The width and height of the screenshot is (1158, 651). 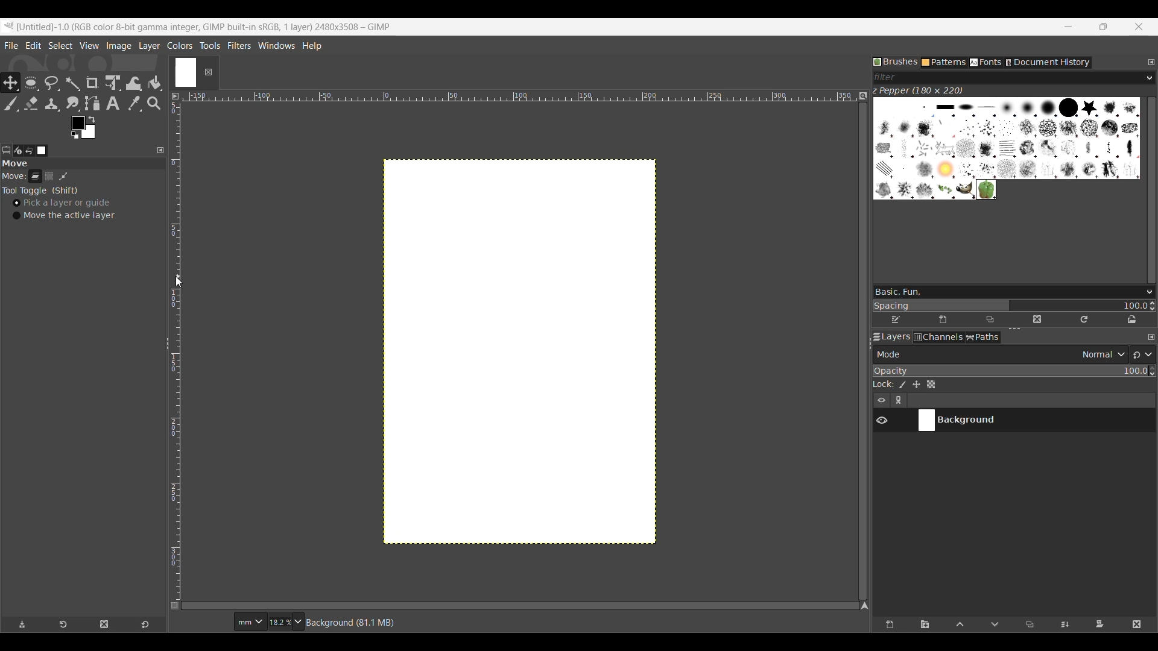 I want to click on Paths tab, so click(x=983, y=337).